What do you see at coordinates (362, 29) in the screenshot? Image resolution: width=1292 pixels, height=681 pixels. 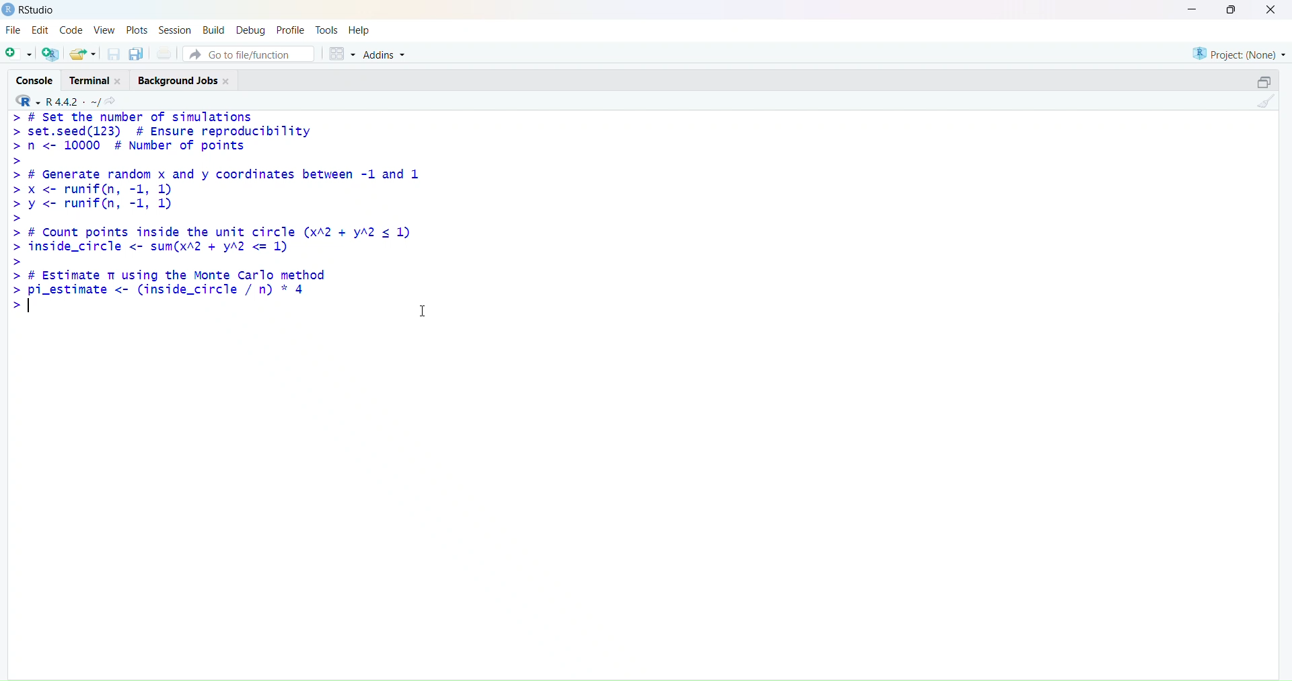 I see `Help` at bounding box center [362, 29].